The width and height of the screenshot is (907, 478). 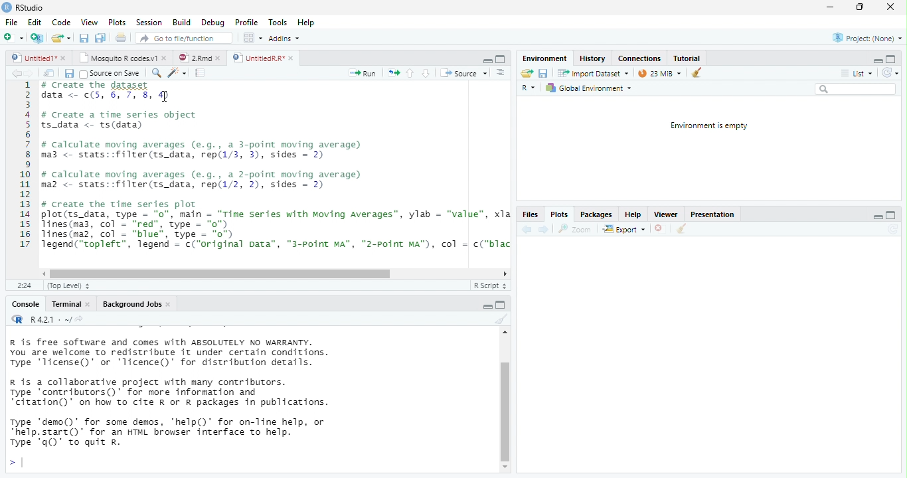 What do you see at coordinates (193, 58) in the screenshot?
I see `2Rmd` at bounding box center [193, 58].